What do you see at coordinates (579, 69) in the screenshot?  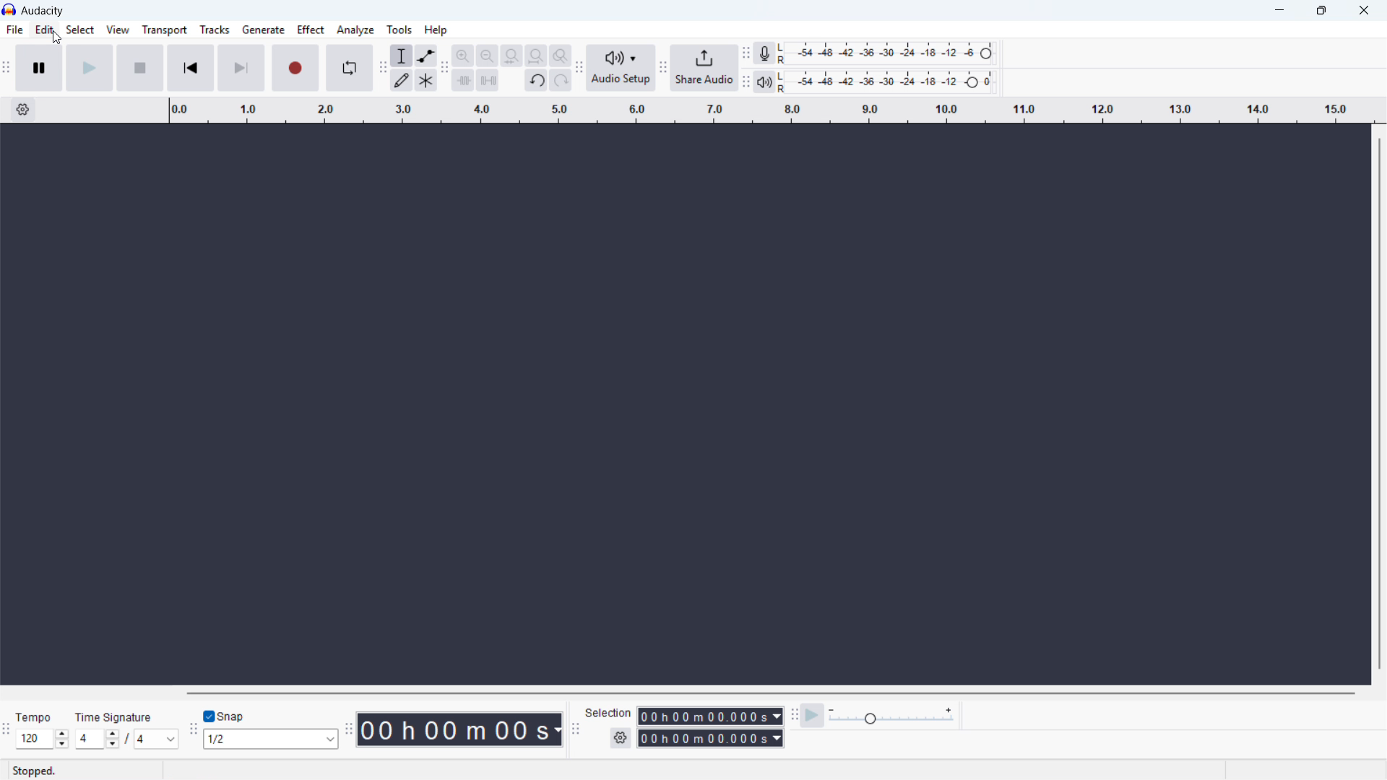 I see `audio setup toolbar` at bounding box center [579, 69].